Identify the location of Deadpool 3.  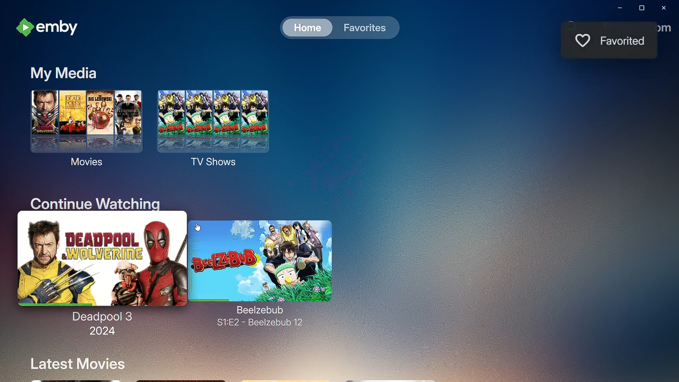
(101, 267).